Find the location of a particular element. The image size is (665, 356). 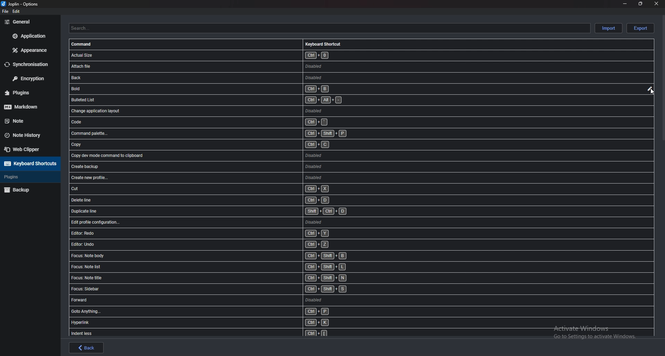

Edit is located at coordinates (649, 89).